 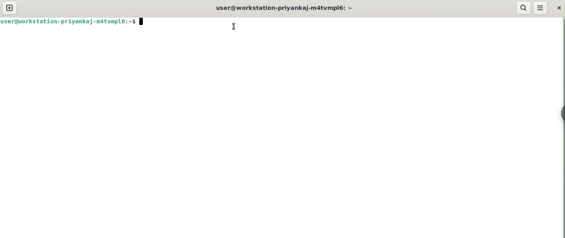 What do you see at coordinates (561, 114) in the screenshot?
I see `sidebar` at bounding box center [561, 114].